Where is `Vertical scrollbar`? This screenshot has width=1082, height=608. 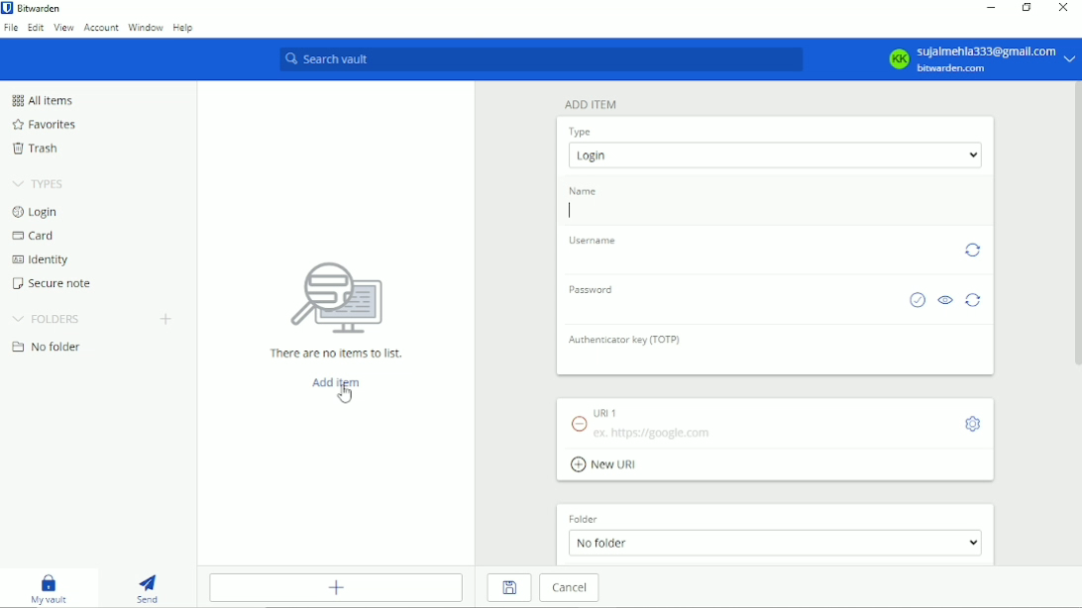 Vertical scrollbar is located at coordinates (1075, 226).